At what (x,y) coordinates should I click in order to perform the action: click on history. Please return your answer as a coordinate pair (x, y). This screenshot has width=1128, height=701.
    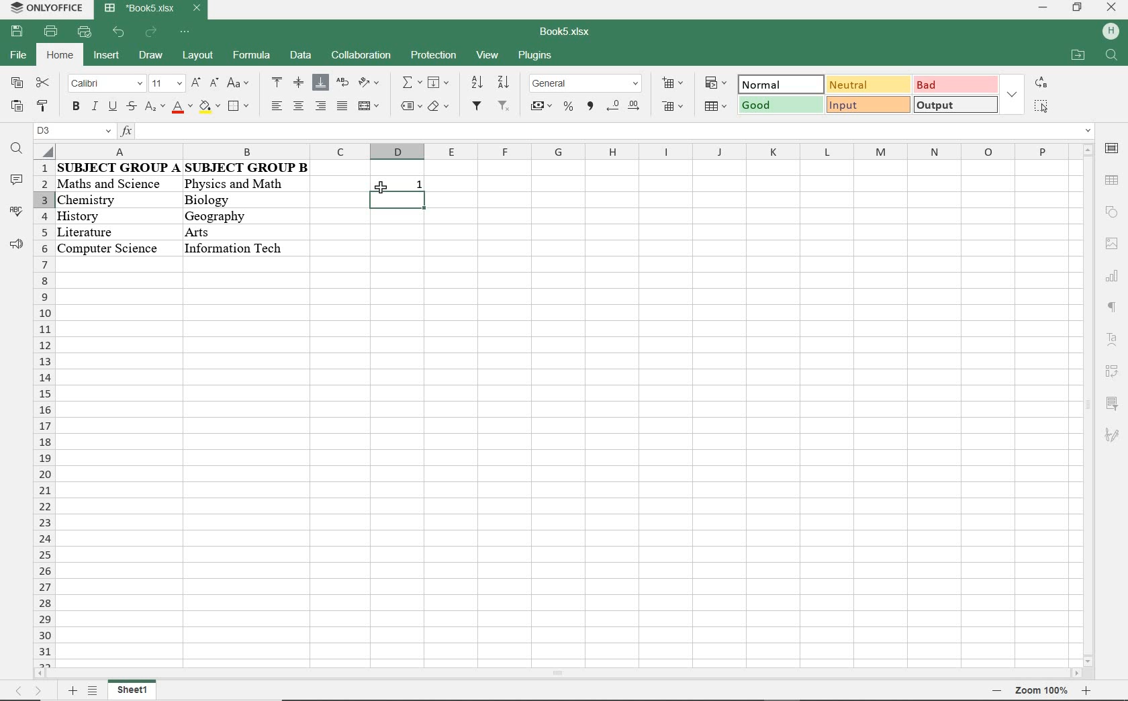
    Looking at the image, I should click on (111, 214).